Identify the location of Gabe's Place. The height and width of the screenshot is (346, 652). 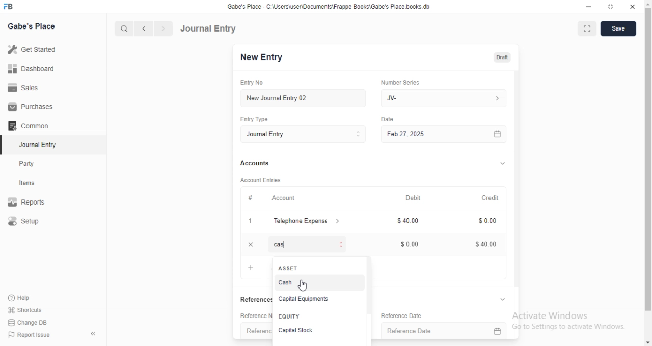
(32, 26).